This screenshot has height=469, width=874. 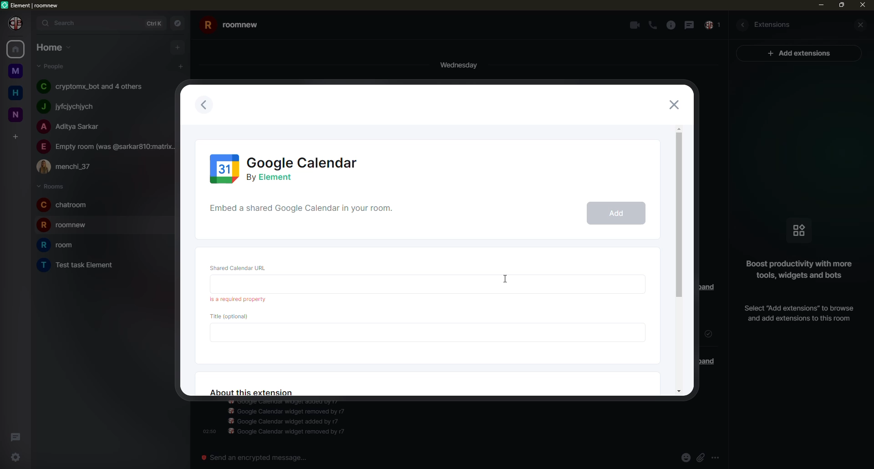 What do you see at coordinates (15, 435) in the screenshot?
I see `threads` at bounding box center [15, 435].